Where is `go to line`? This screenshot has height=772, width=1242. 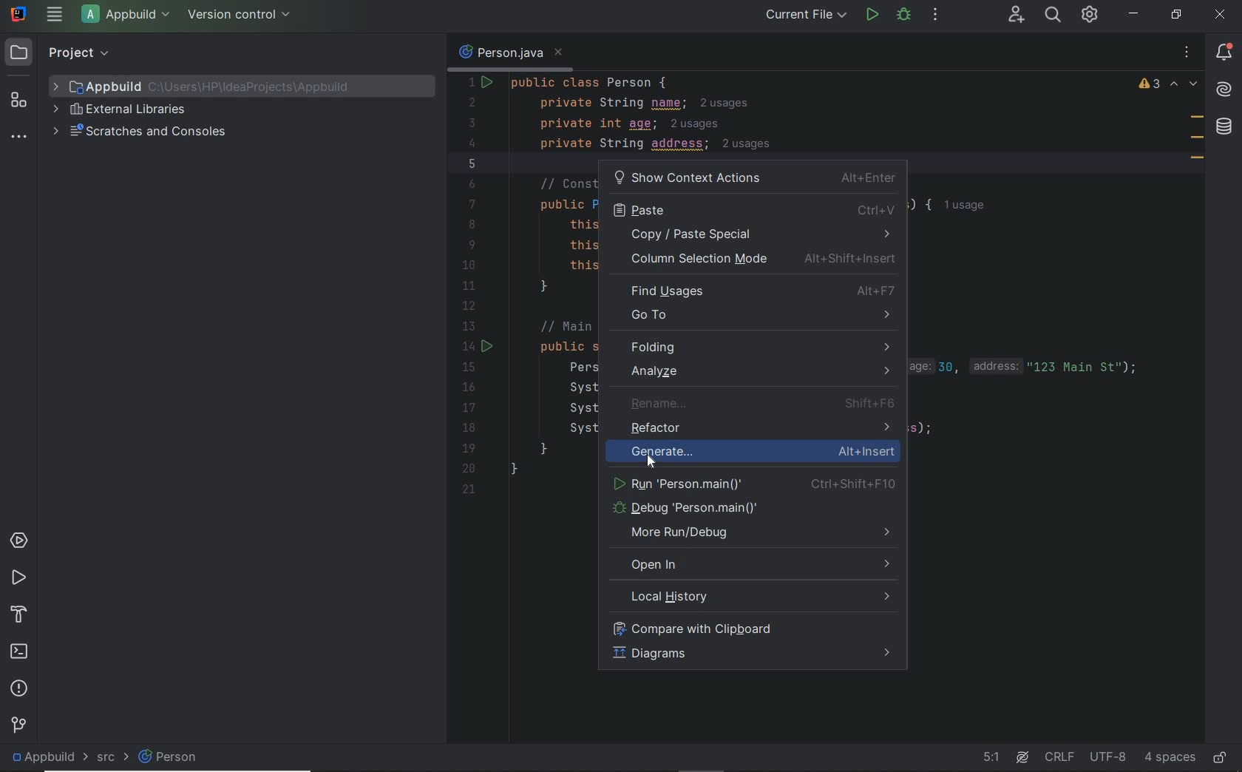 go to line is located at coordinates (989, 758).